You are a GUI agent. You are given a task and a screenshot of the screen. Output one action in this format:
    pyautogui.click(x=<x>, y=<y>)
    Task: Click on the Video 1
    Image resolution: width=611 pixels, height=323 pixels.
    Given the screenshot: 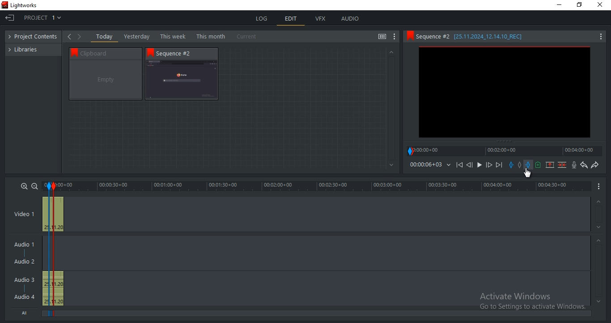 What is the action you would take?
    pyautogui.click(x=24, y=215)
    